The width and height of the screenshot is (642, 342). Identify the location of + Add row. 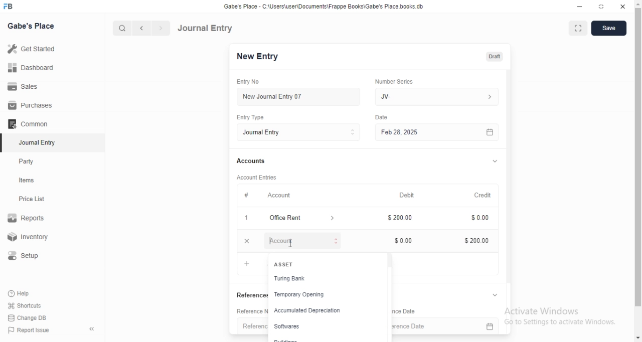
(250, 263).